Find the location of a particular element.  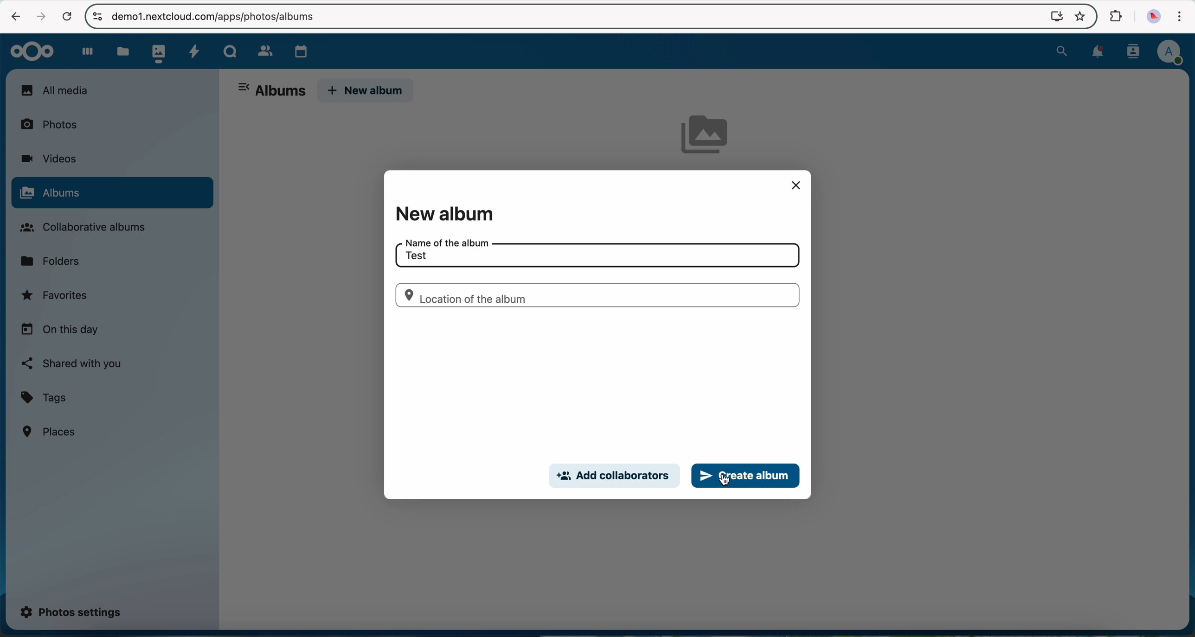

cursor is located at coordinates (728, 485).